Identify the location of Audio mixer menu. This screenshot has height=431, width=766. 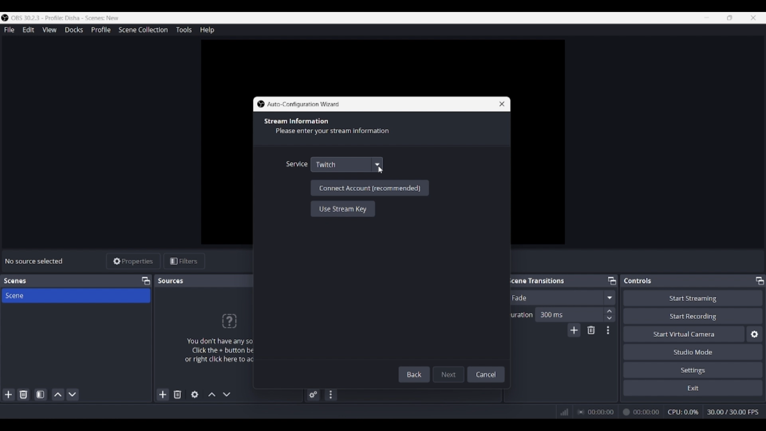
(330, 395).